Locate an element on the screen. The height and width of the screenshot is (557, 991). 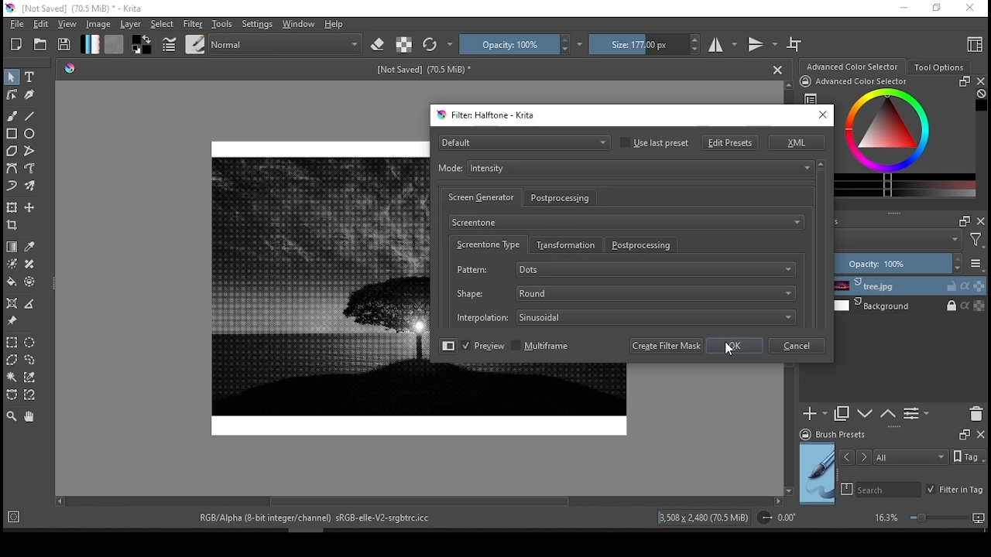
window name is located at coordinates (488, 115).